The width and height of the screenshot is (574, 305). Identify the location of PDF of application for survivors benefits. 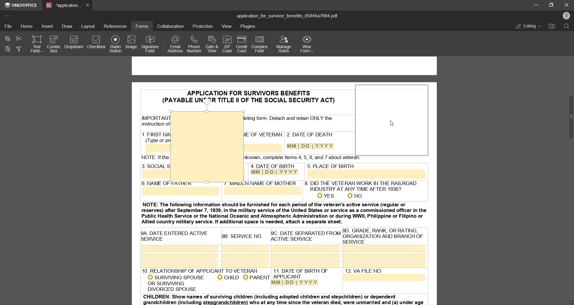
(204, 97).